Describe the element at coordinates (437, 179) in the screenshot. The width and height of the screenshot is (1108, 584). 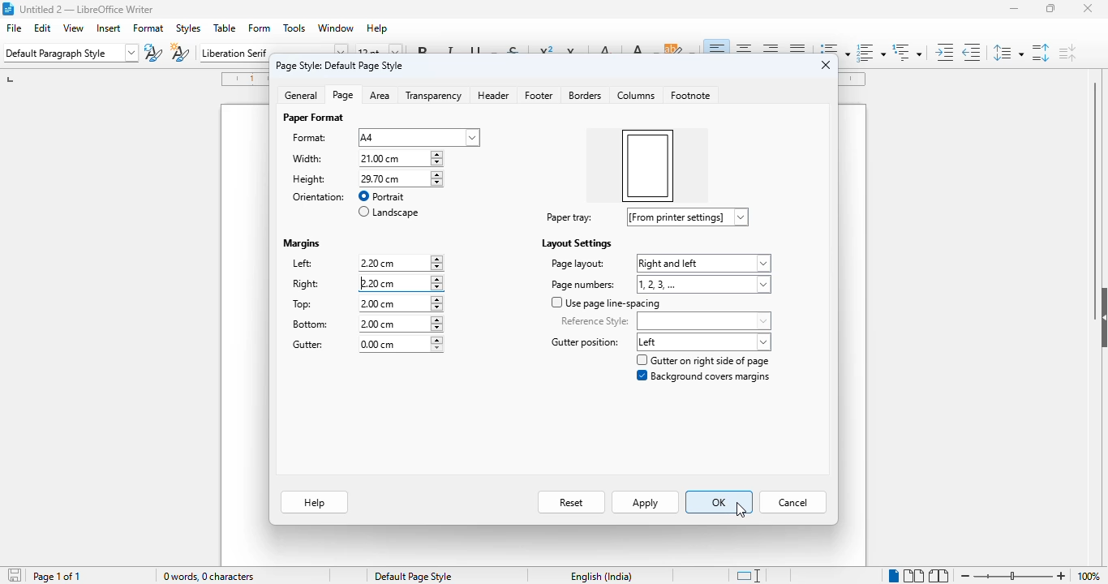
I see `increment or decrement width` at that location.